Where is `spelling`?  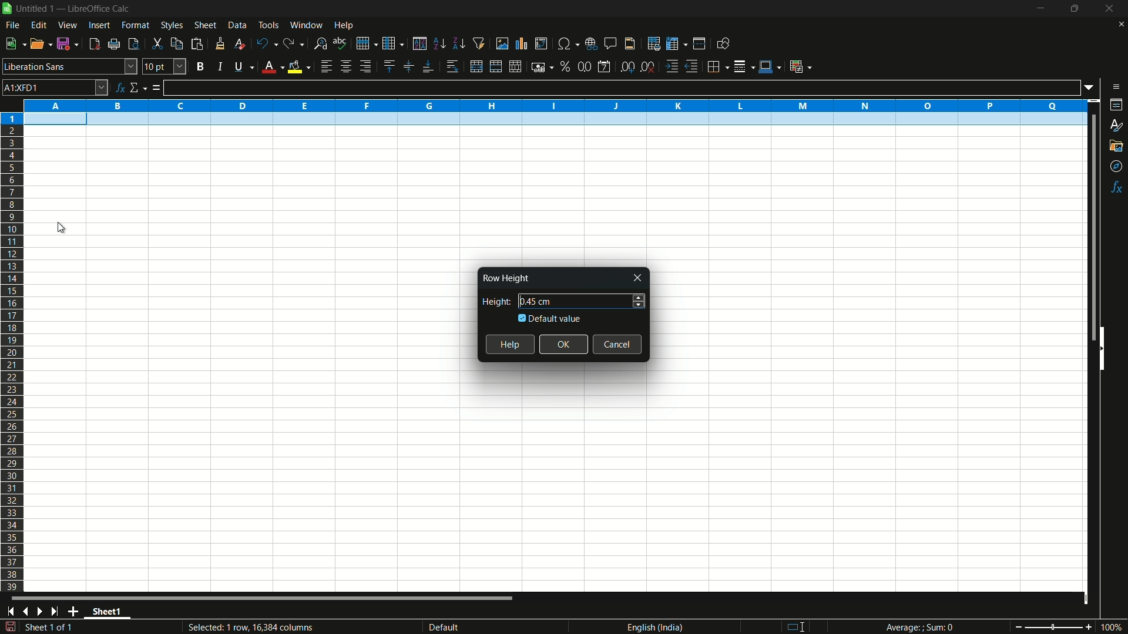 spelling is located at coordinates (340, 42).